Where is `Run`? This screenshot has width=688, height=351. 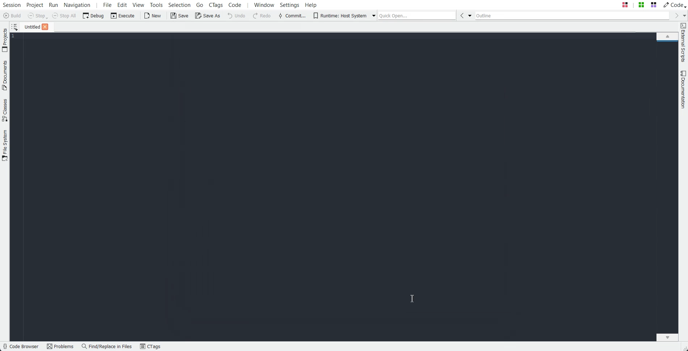 Run is located at coordinates (53, 5).